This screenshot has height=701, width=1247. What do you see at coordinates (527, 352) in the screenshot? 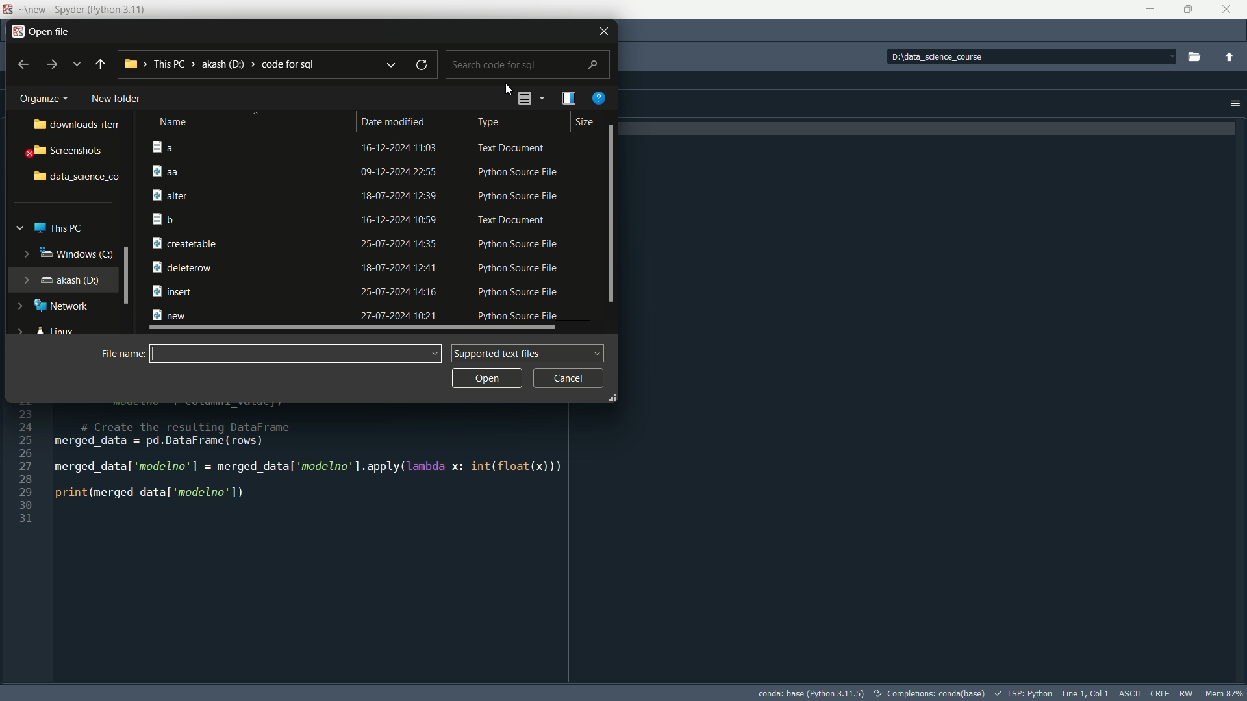
I see `supported text files` at bounding box center [527, 352].